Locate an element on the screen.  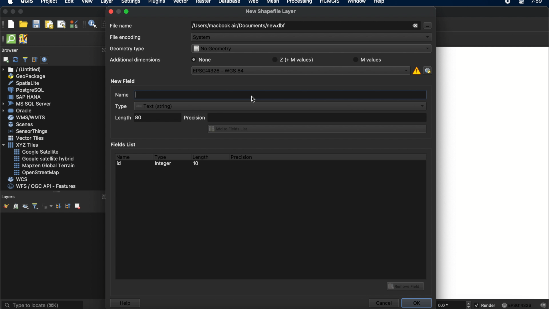
filter legend by expression is located at coordinates (48, 206).